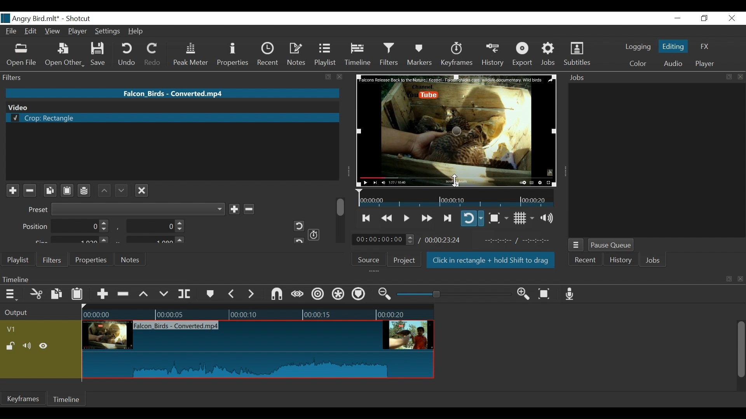 This screenshot has height=419, width=746. Describe the element at coordinates (580, 78) in the screenshot. I see `Jobs` at that location.